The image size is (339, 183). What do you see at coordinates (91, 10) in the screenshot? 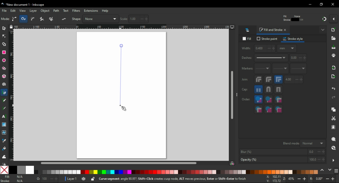
I see `extension` at bounding box center [91, 10].